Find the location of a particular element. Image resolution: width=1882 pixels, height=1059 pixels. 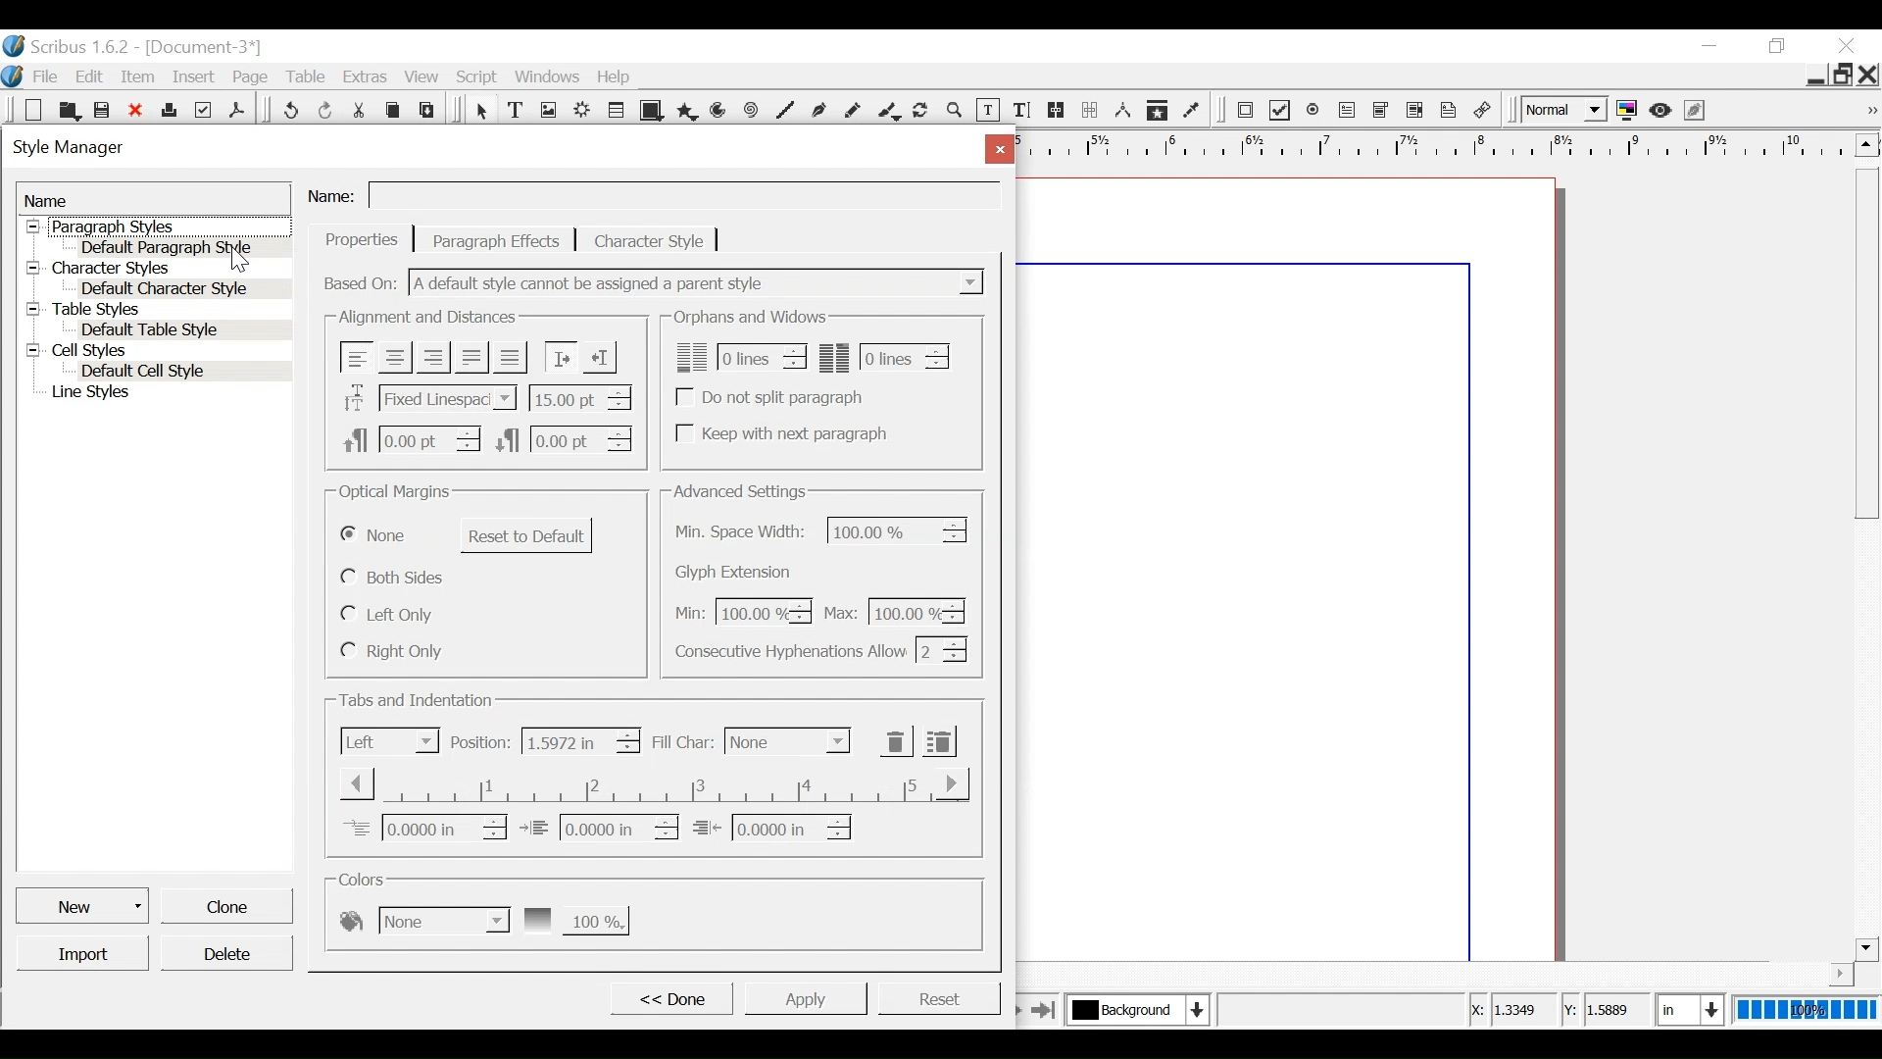

Close is located at coordinates (1869, 74).